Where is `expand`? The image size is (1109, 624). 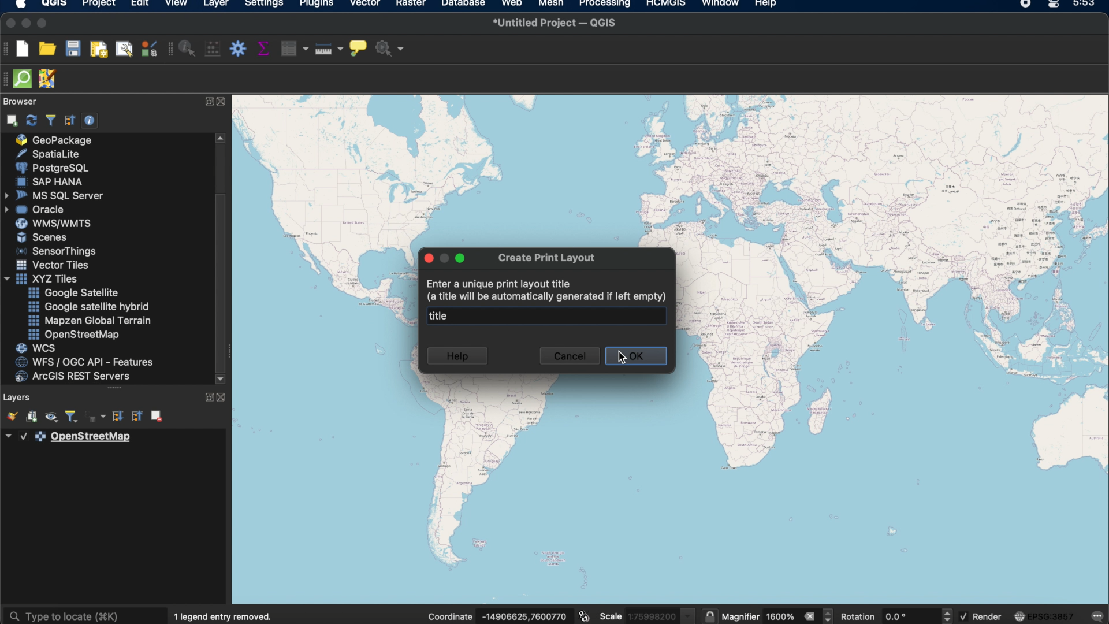
expand is located at coordinates (207, 101).